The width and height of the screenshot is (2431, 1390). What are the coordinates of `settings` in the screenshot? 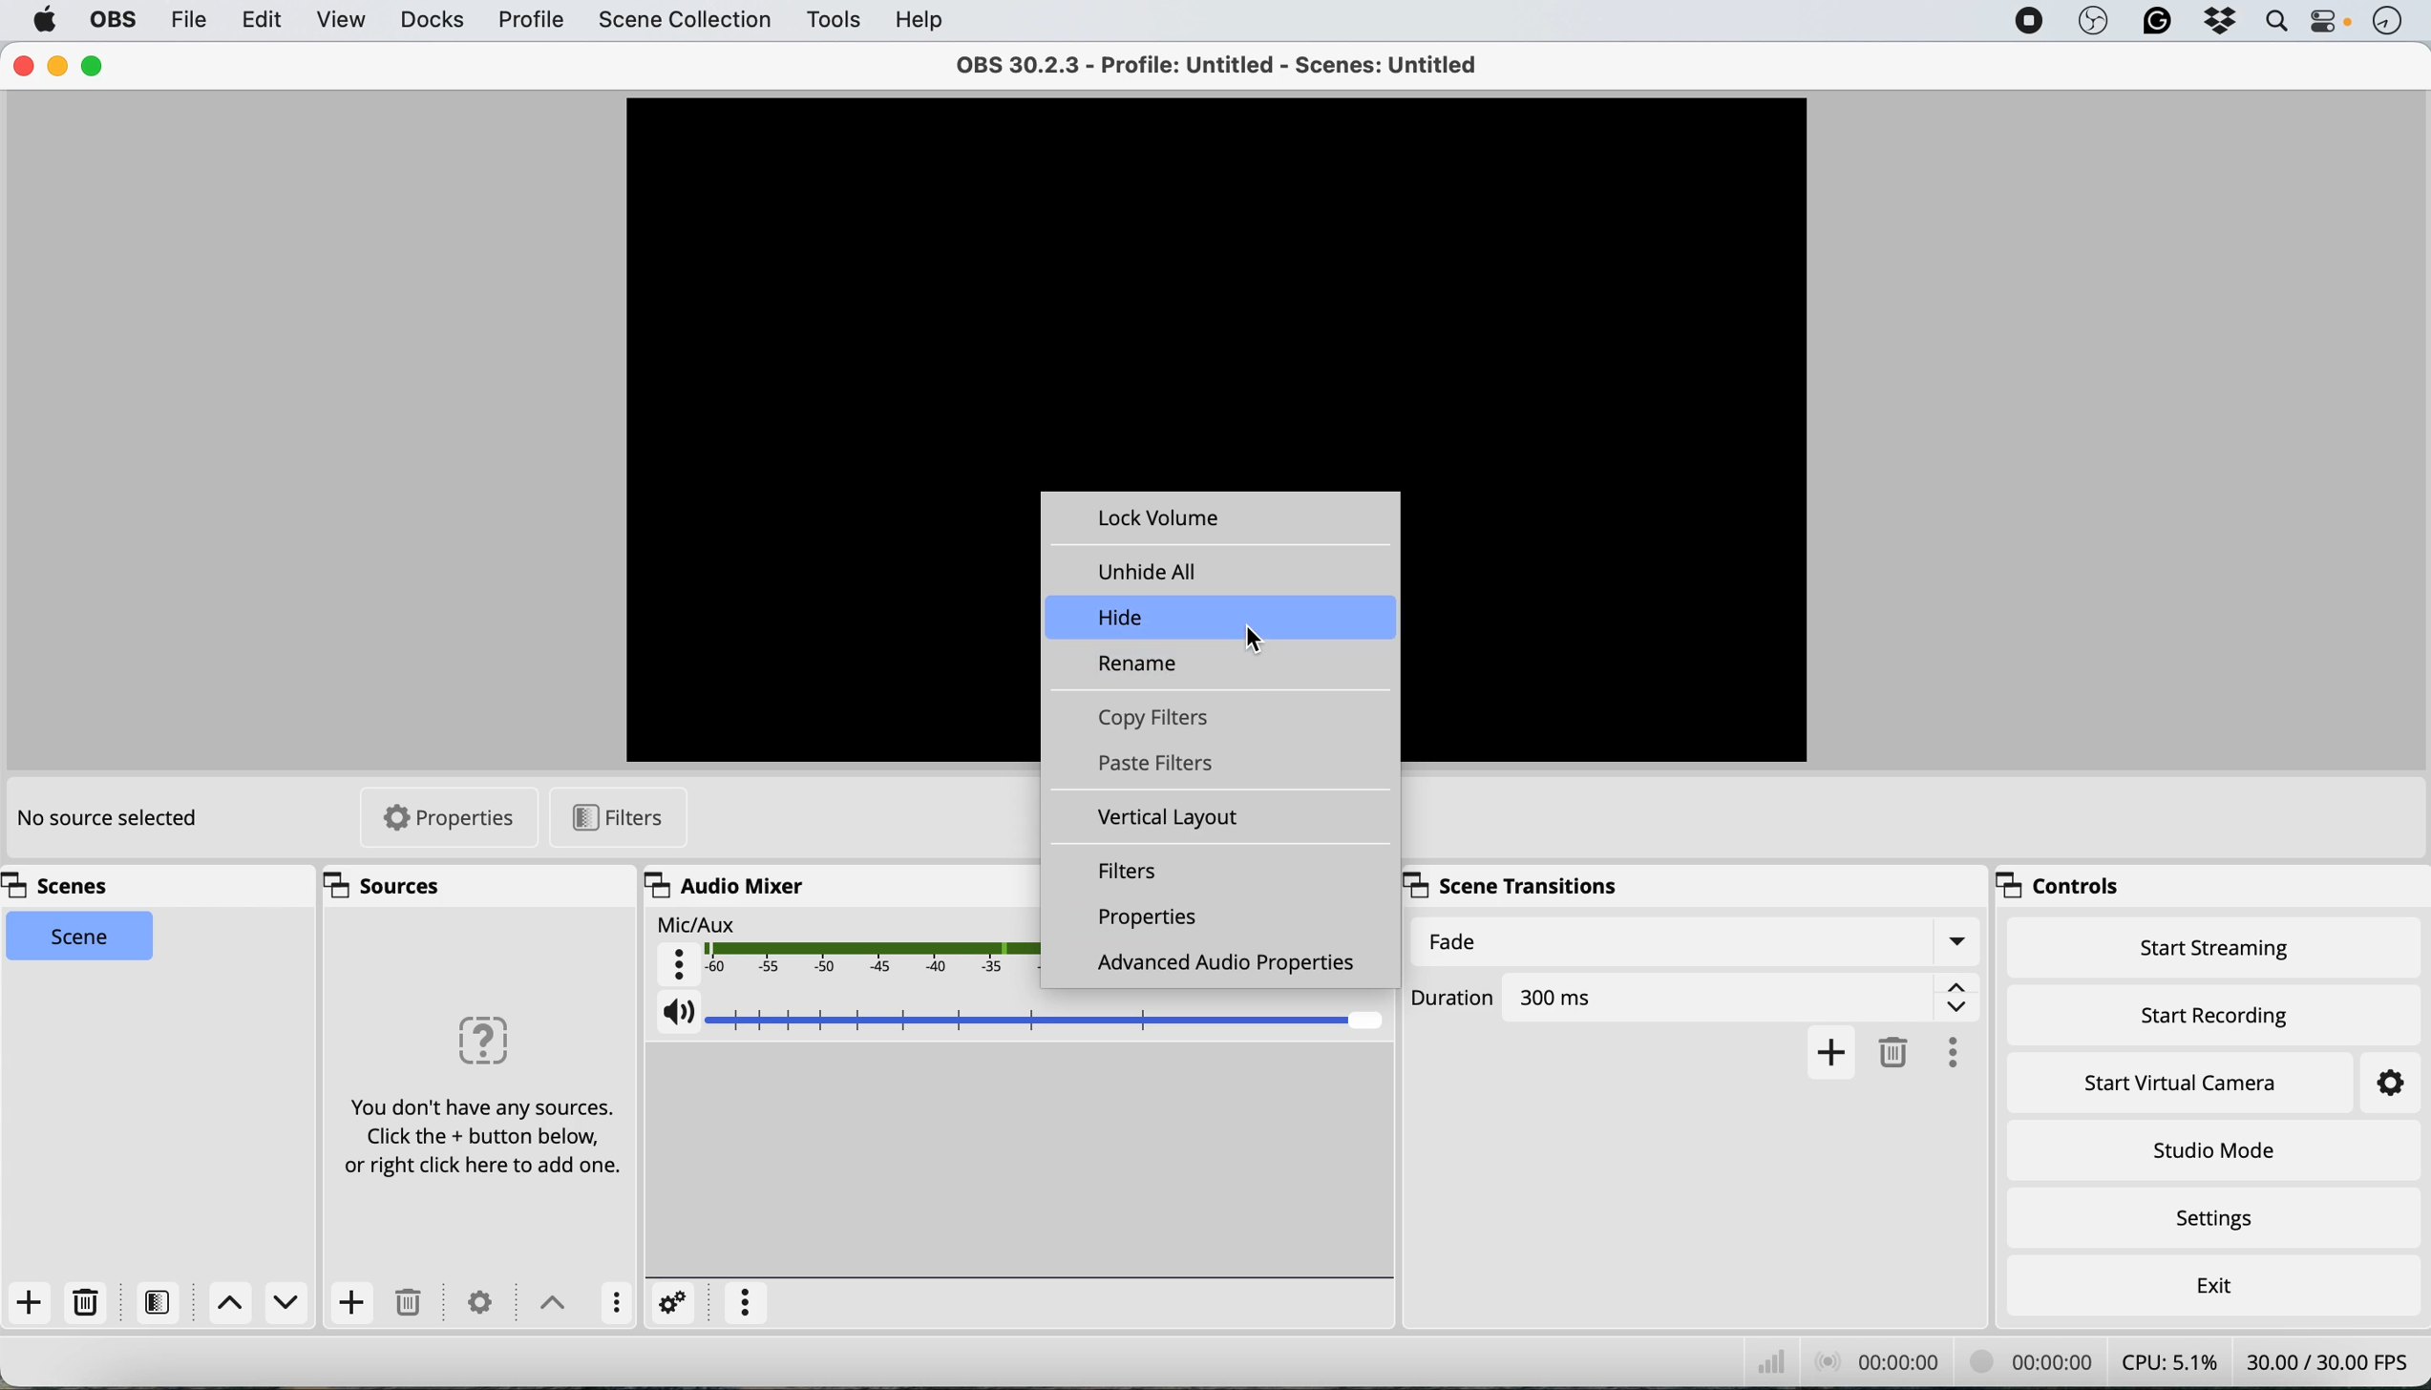 It's located at (476, 1302).